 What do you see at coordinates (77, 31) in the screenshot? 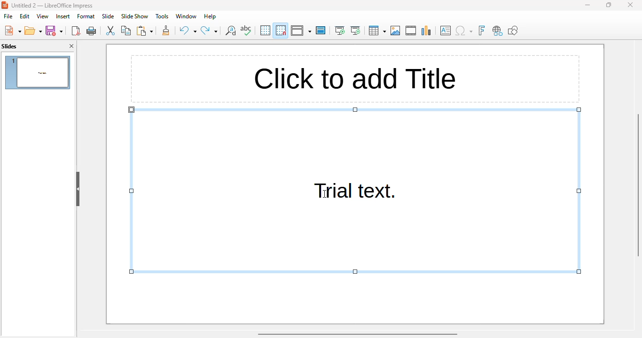
I see `export directly as PDF` at bounding box center [77, 31].